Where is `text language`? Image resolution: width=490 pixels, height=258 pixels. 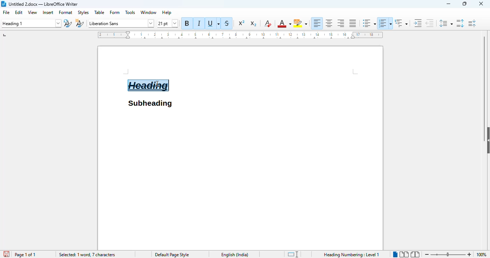 text language is located at coordinates (235, 255).